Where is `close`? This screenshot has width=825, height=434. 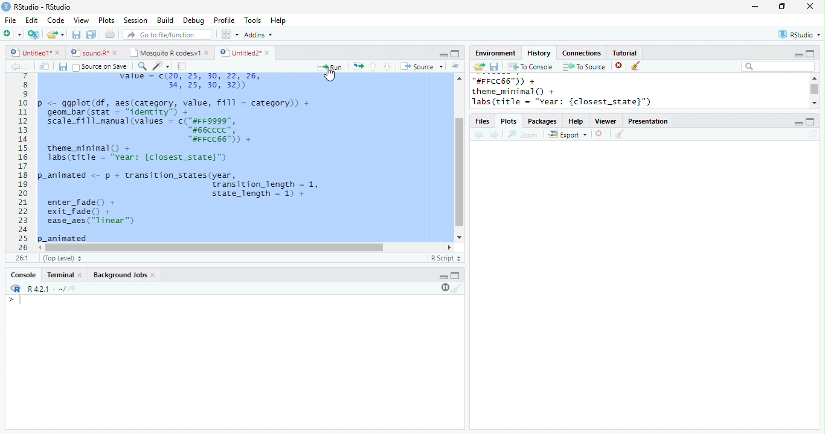 close is located at coordinates (81, 275).